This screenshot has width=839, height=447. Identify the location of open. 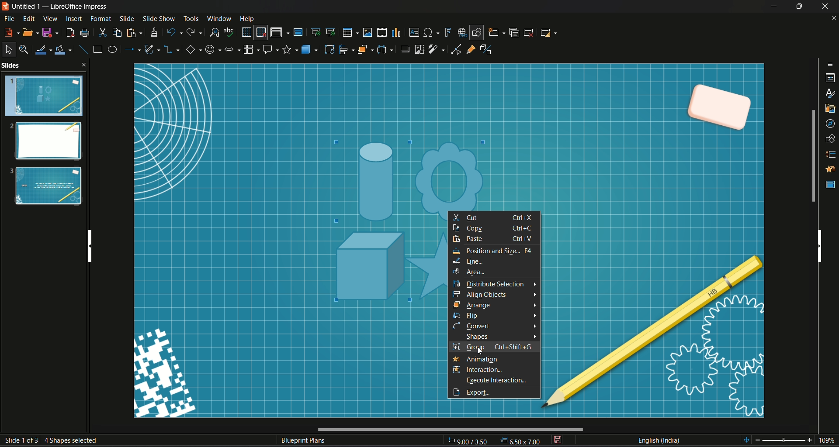
(31, 32).